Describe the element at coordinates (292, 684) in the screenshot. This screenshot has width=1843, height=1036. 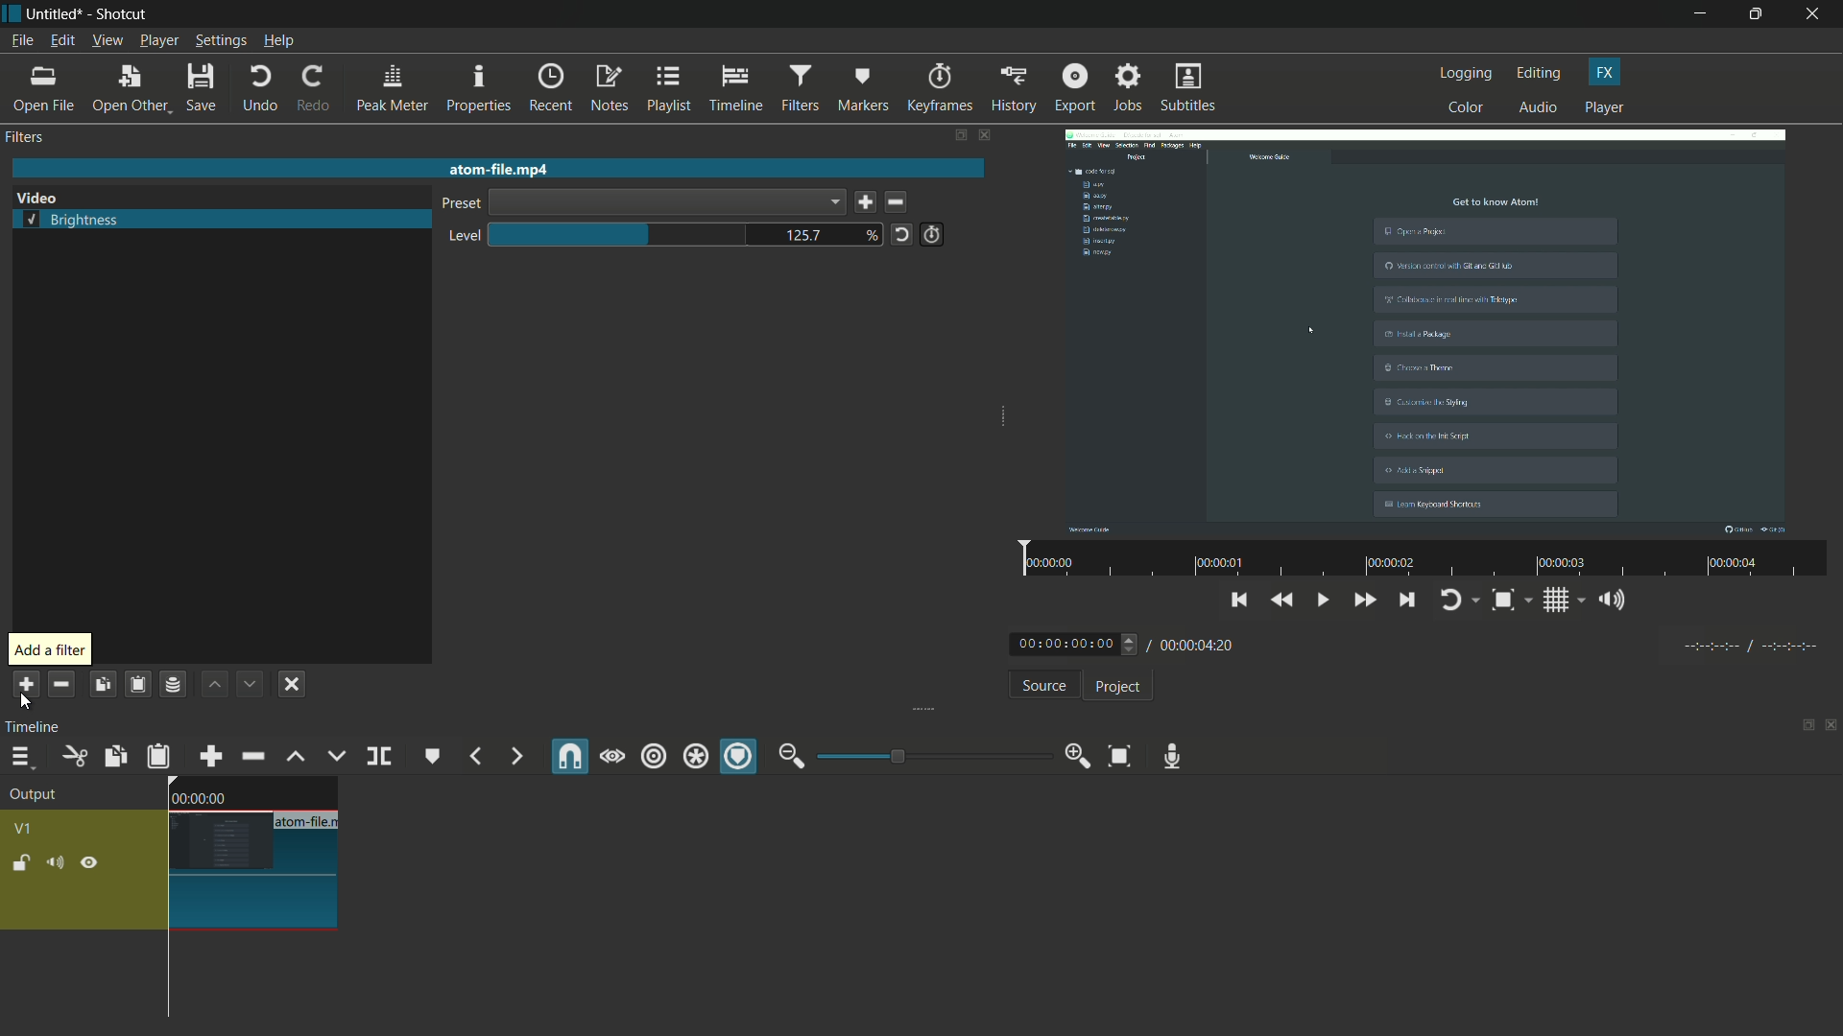
I see `deselect the filter` at that location.